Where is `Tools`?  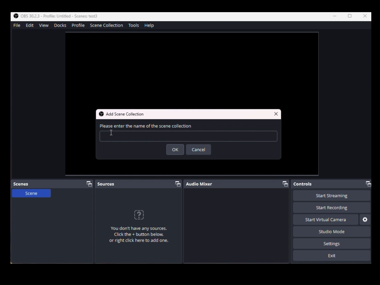 Tools is located at coordinates (135, 25).